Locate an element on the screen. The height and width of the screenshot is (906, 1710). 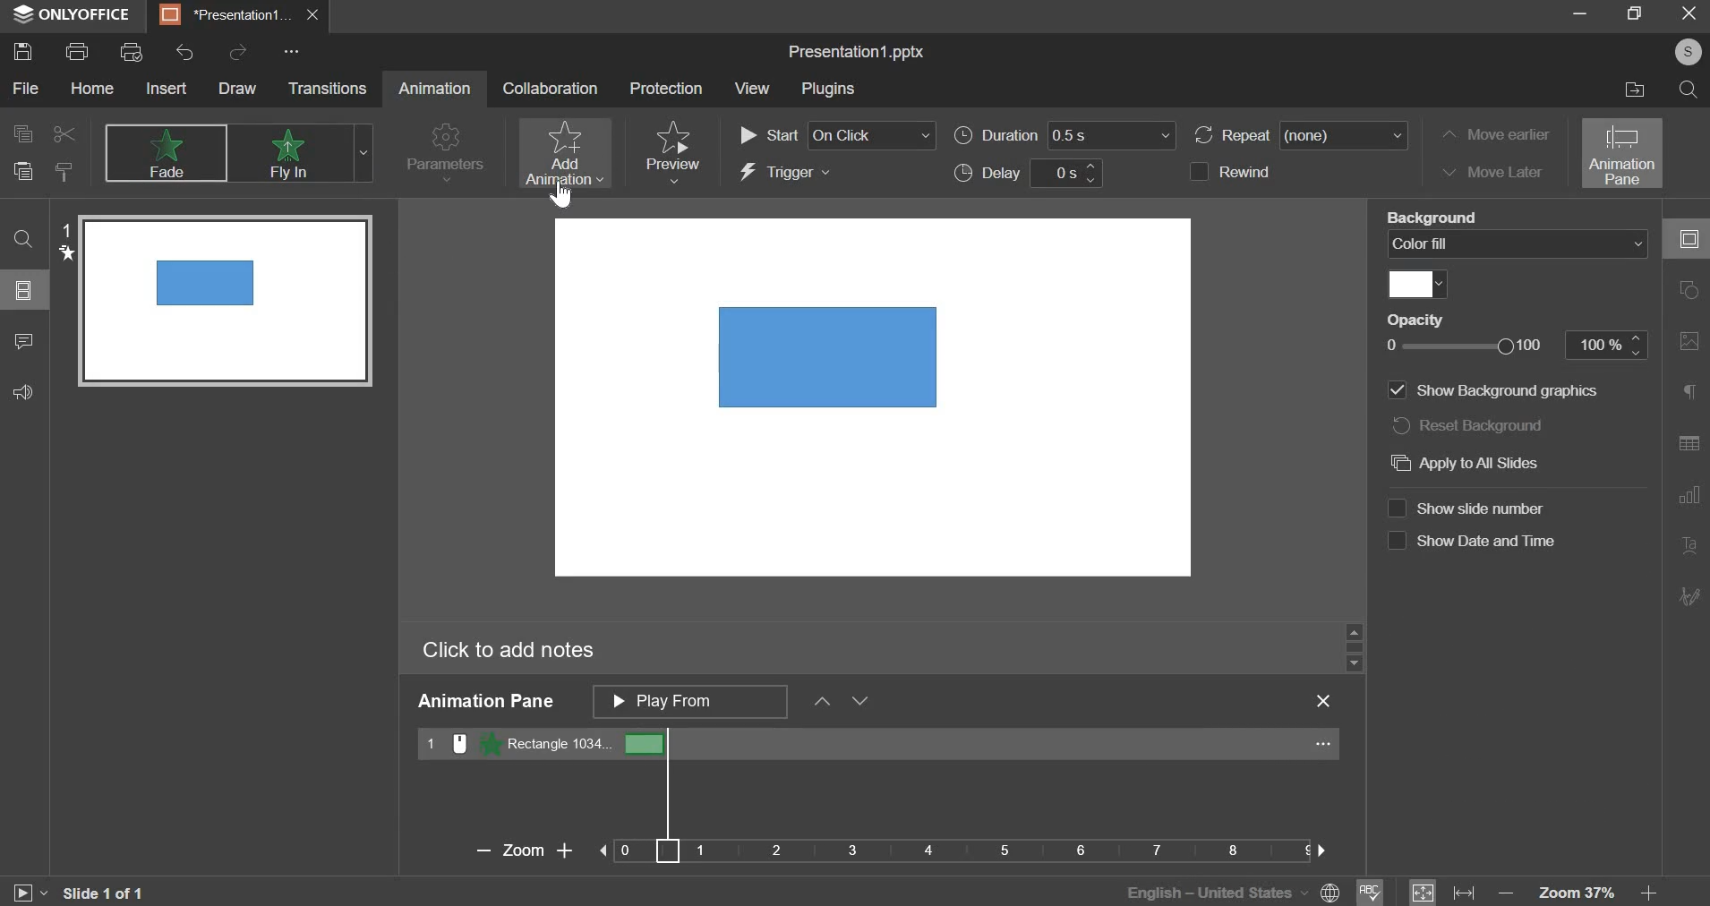
slides is located at coordinates (26, 290).